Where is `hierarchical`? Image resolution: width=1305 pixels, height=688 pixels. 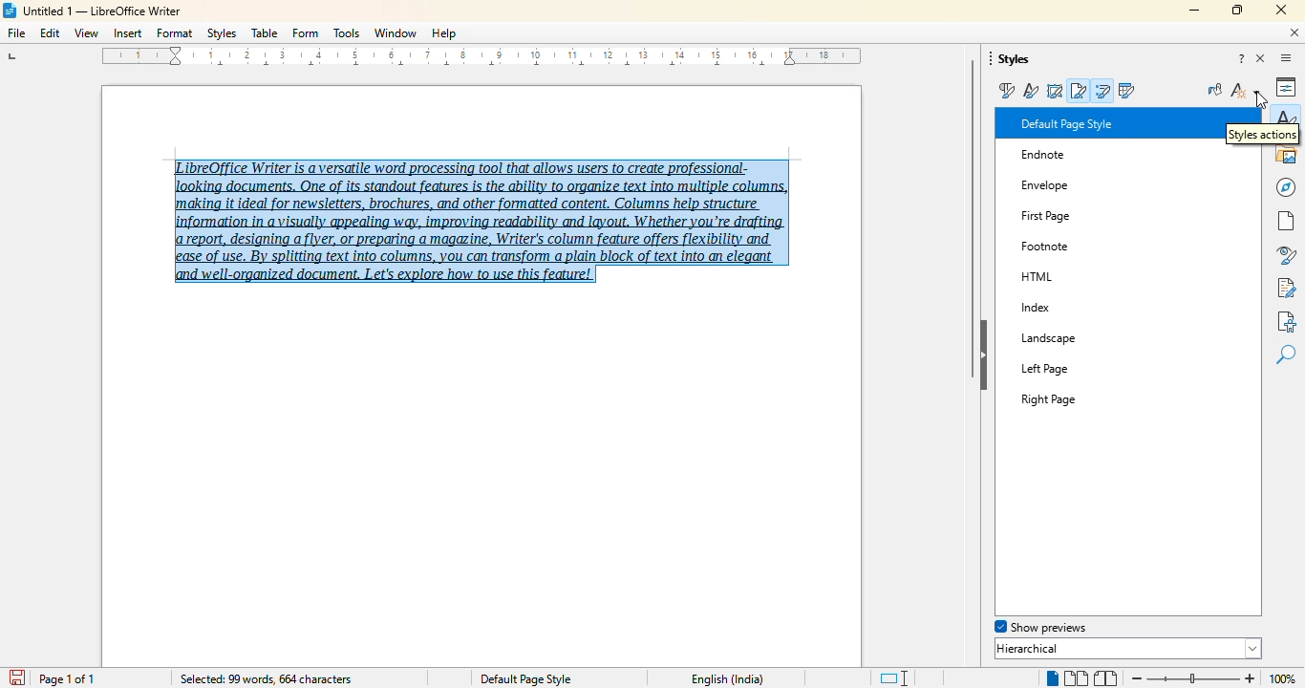 hierarchical is located at coordinates (1128, 648).